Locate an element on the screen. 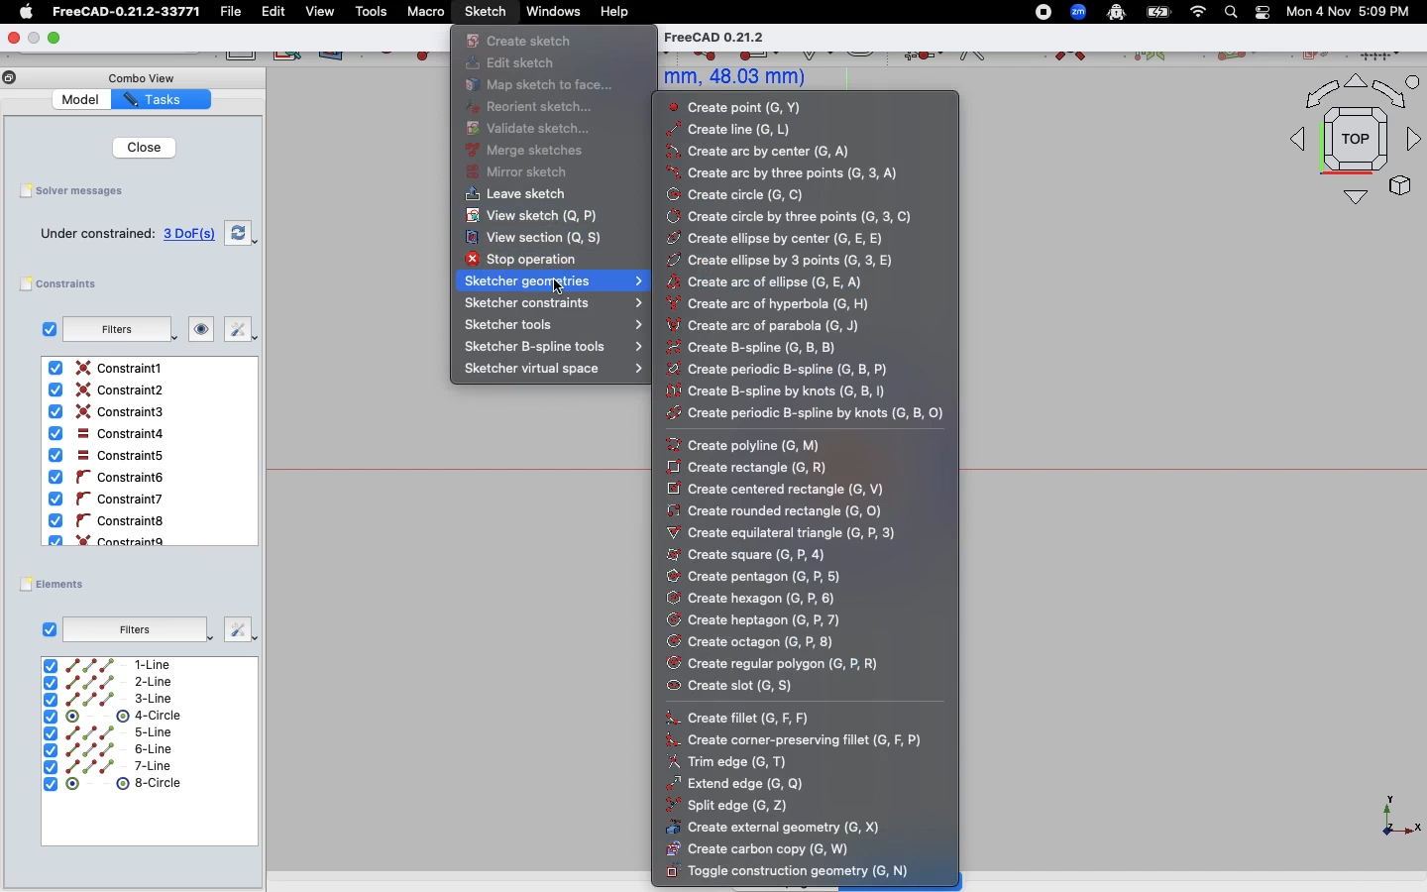  Sketcher virtual space is located at coordinates (553, 371).